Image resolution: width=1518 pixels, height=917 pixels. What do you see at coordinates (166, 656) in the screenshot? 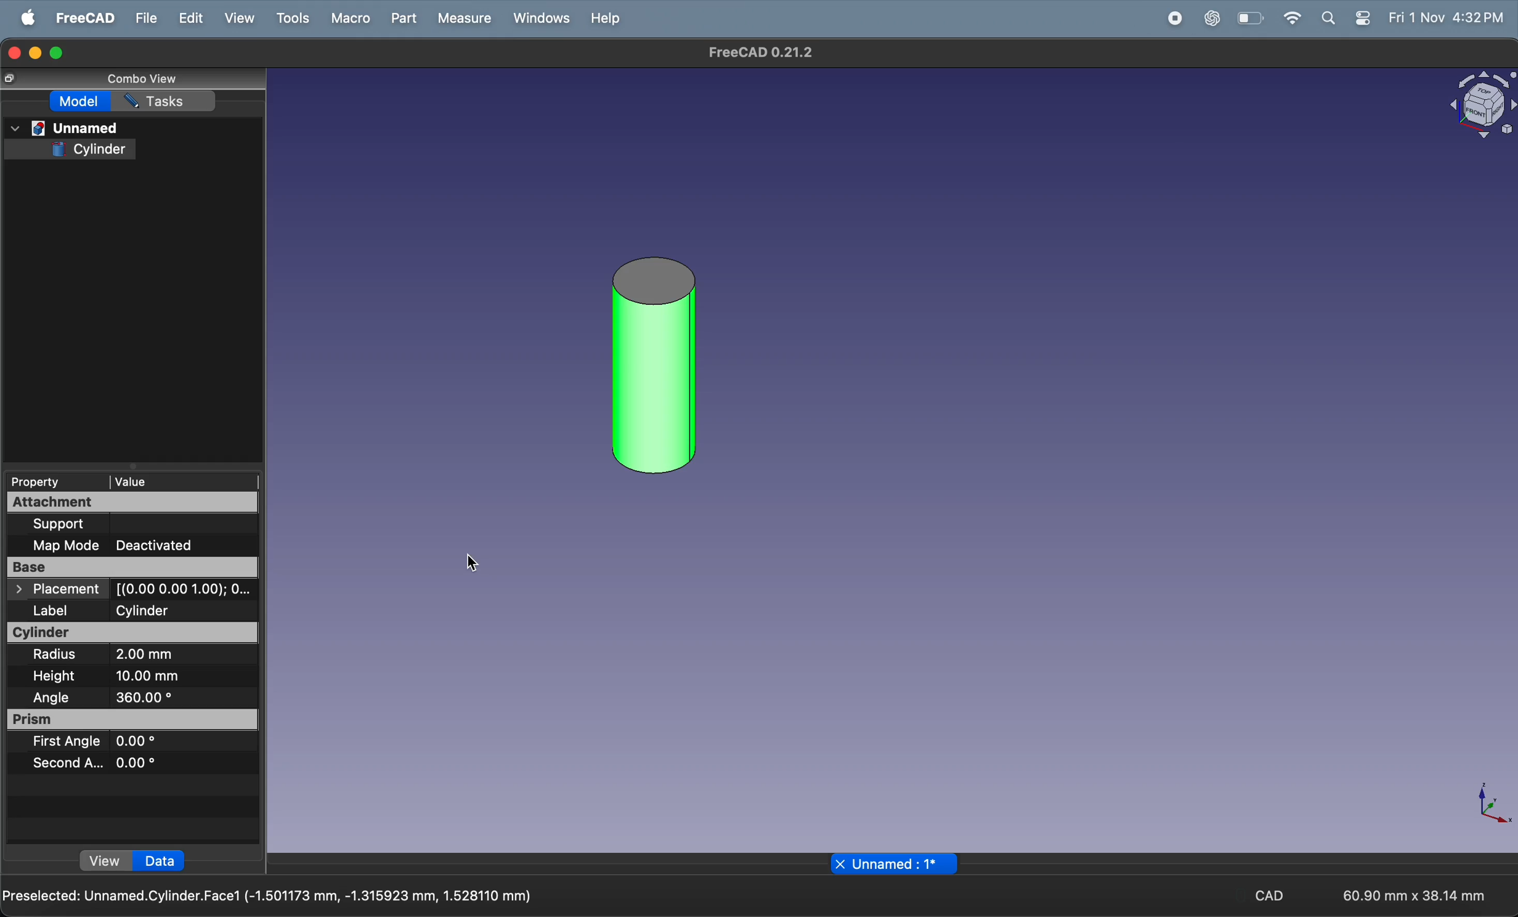
I see `2.00 mm` at bounding box center [166, 656].